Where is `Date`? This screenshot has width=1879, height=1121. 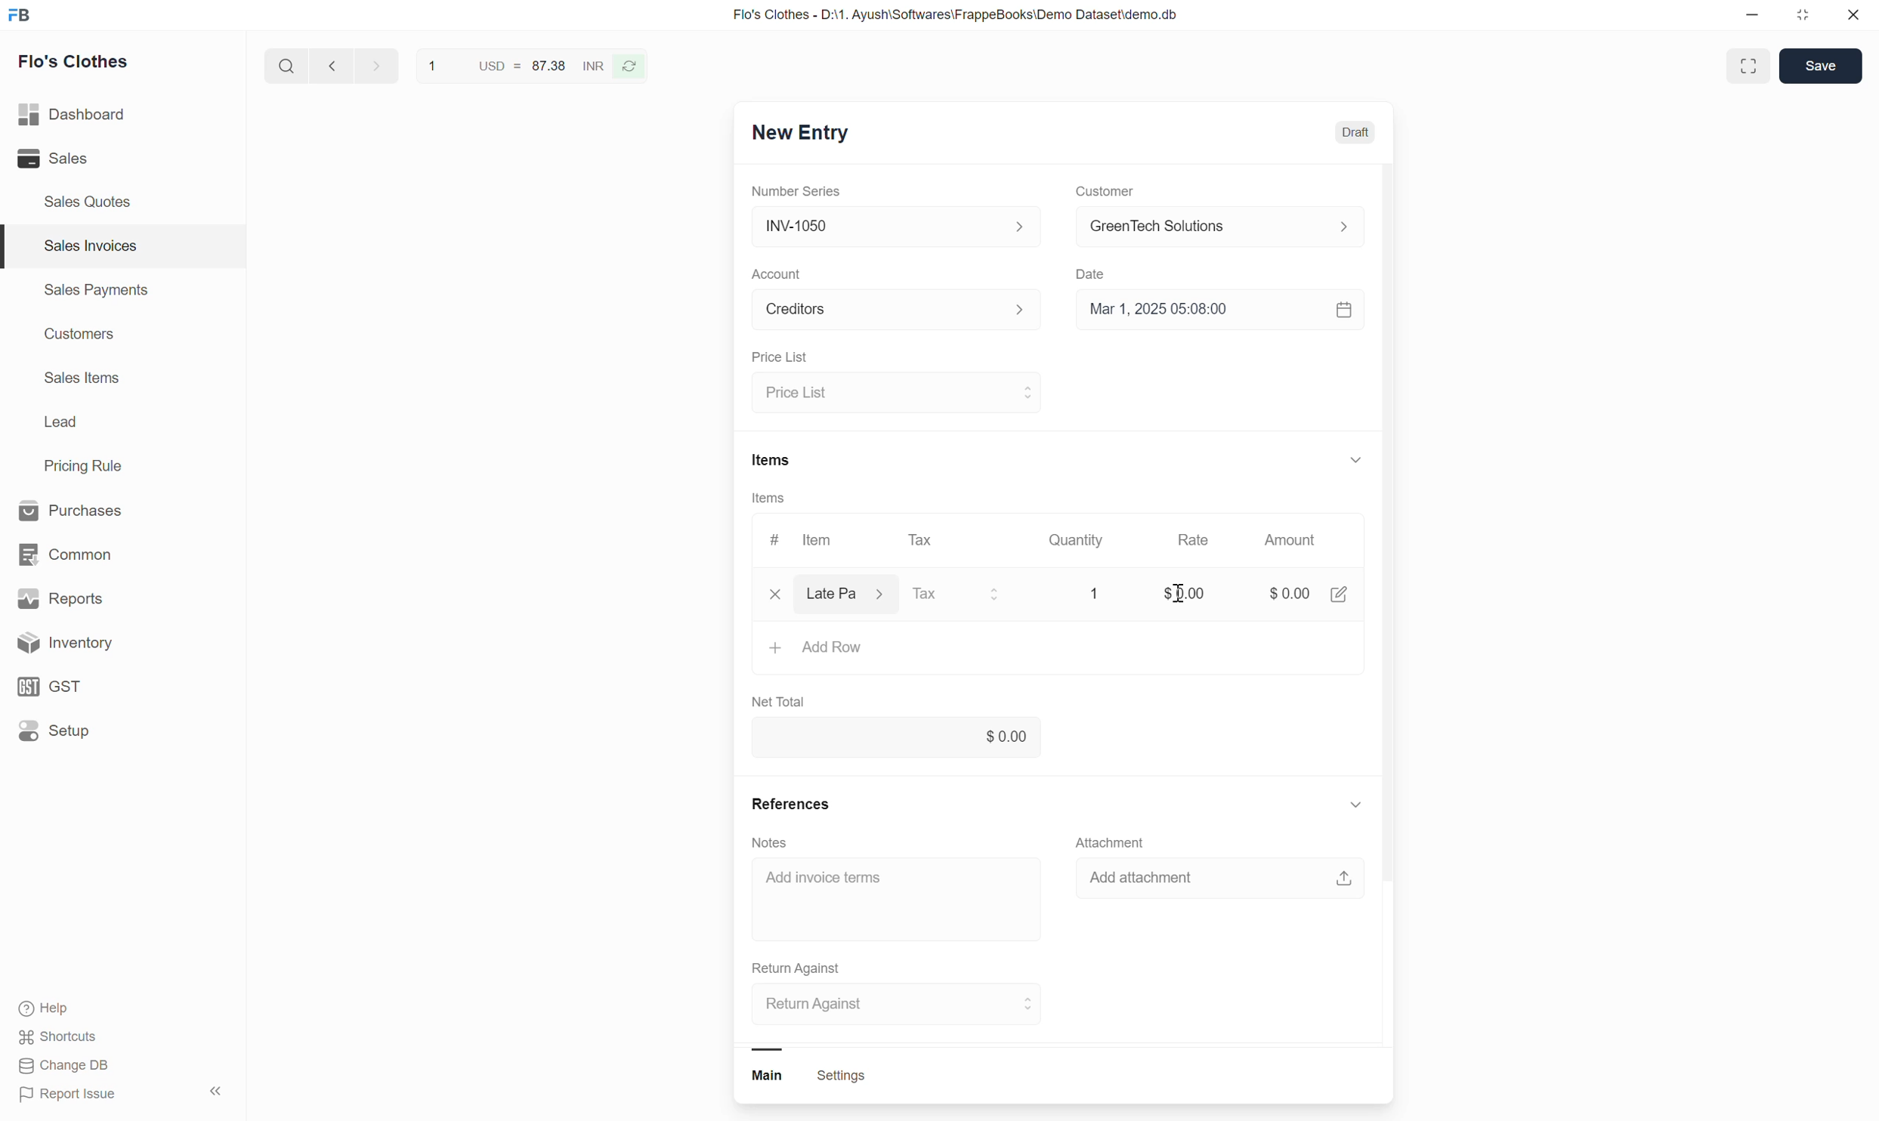
Date is located at coordinates (1095, 276).